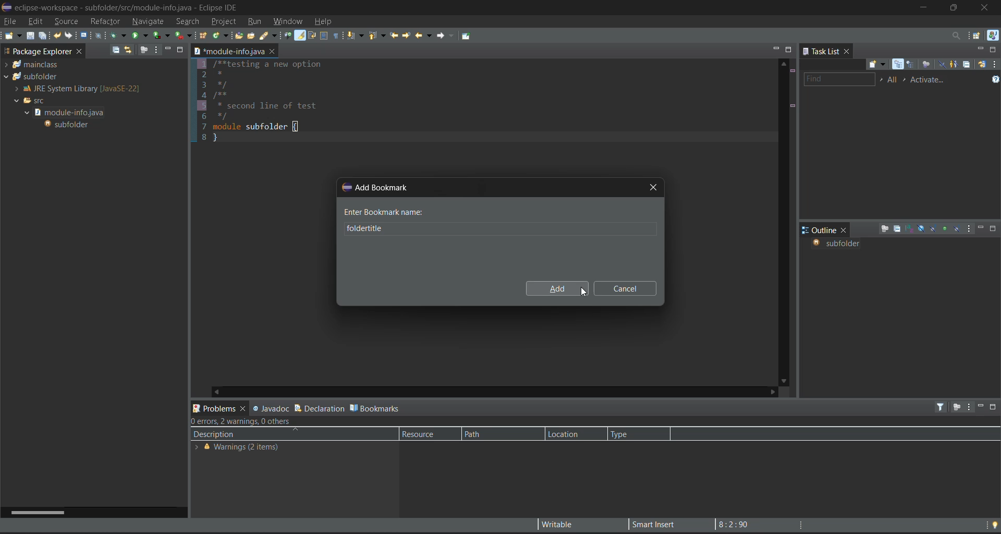 This screenshot has width=1001, height=534. What do you see at coordinates (33, 65) in the screenshot?
I see `mainclass` at bounding box center [33, 65].